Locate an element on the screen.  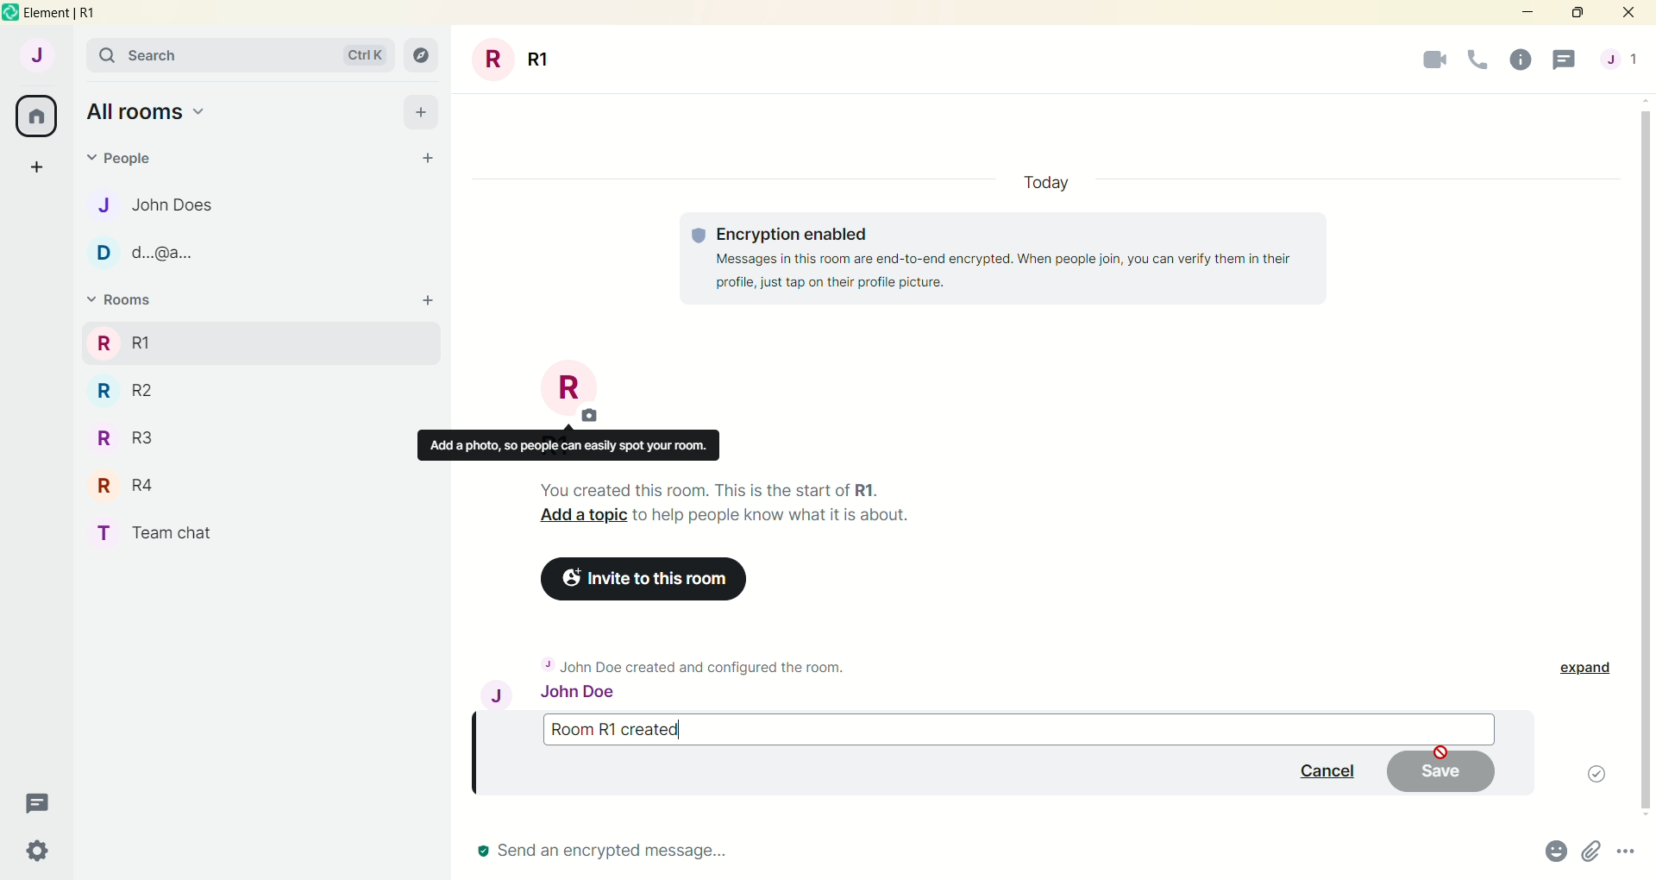
search is located at coordinates (244, 57).